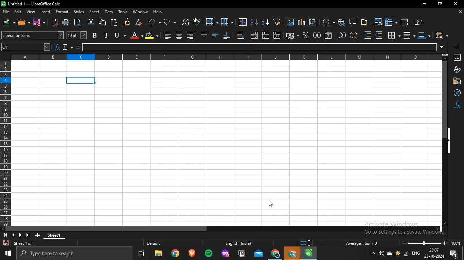 The height and width of the screenshot is (260, 464). What do you see at coordinates (106, 35) in the screenshot?
I see `italic` at bounding box center [106, 35].